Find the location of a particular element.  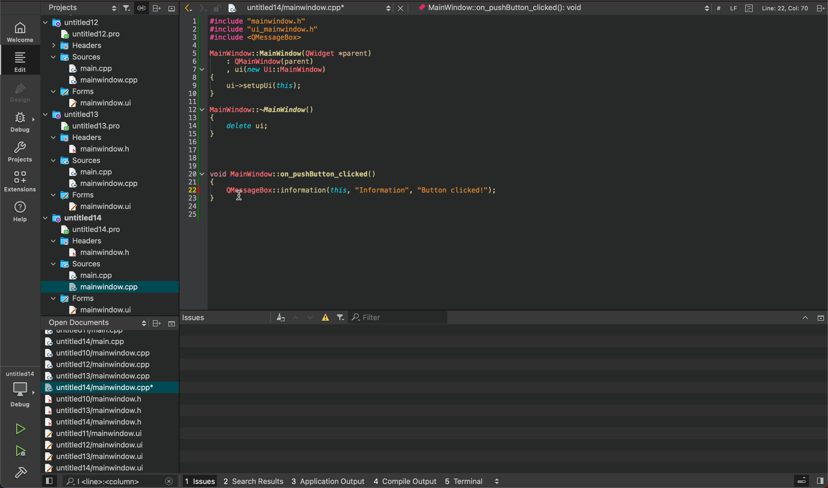

issues is located at coordinates (234, 317).